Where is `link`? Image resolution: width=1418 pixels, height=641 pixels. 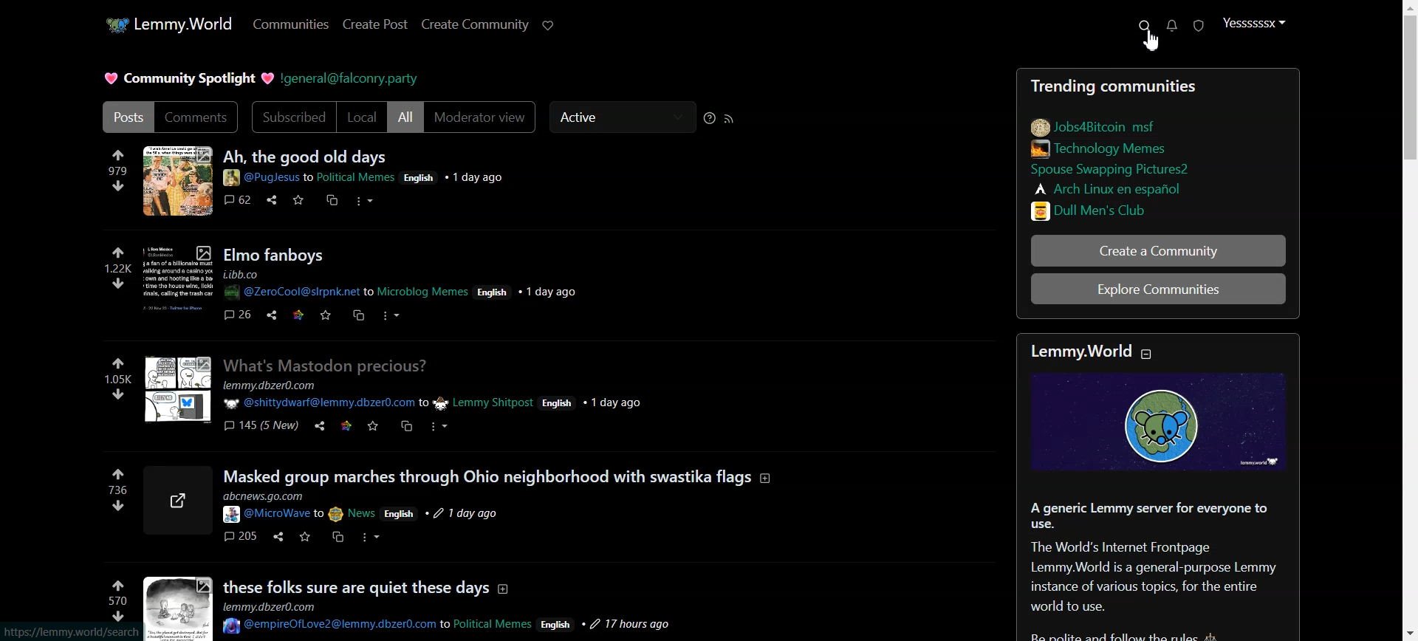
link is located at coordinates (1121, 172).